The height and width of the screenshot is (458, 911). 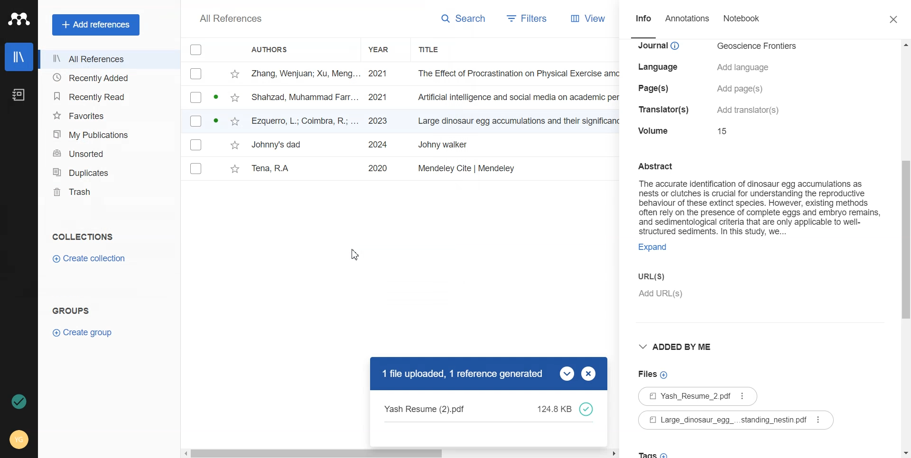 I want to click on Text, so click(x=233, y=18).